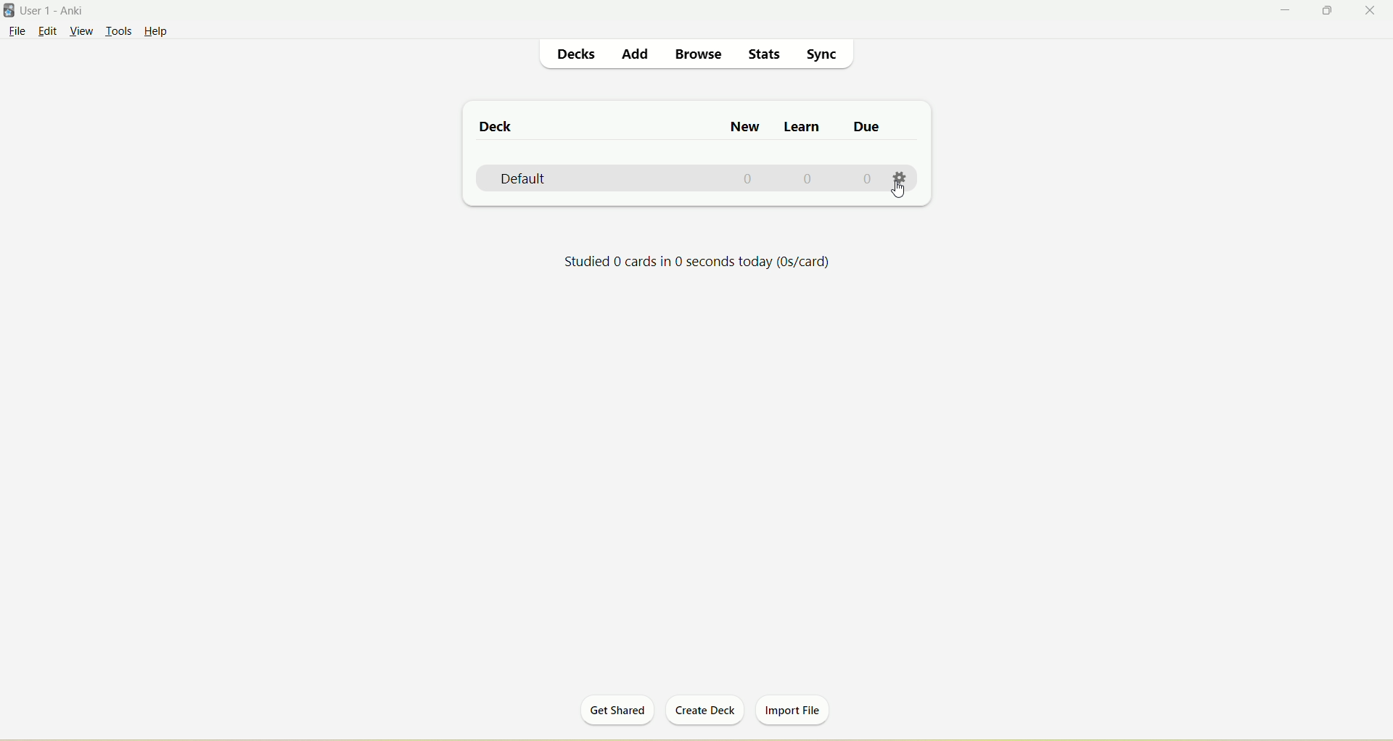 This screenshot has height=741, width=1393. Describe the element at coordinates (747, 128) in the screenshot. I see `new` at that location.